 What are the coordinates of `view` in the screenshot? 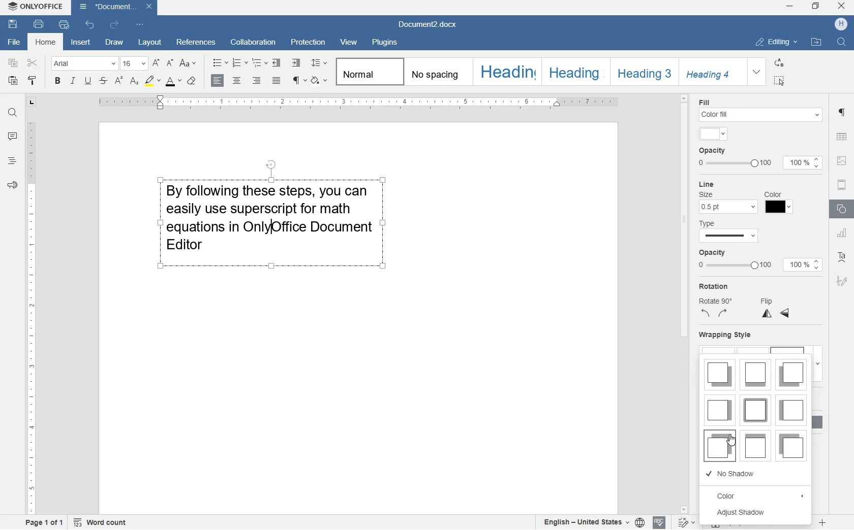 It's located at (349, 43).